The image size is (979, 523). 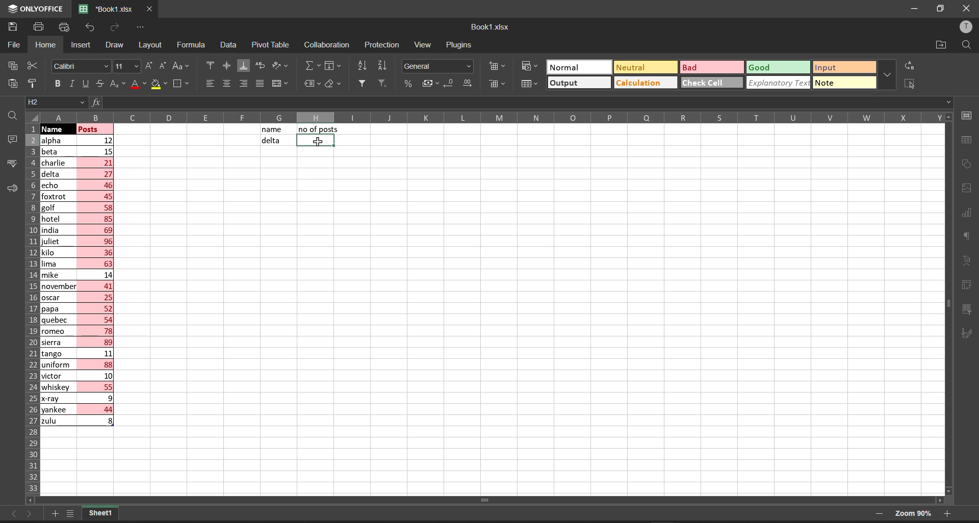 I want to click on draw, so click(x=113, y=45).